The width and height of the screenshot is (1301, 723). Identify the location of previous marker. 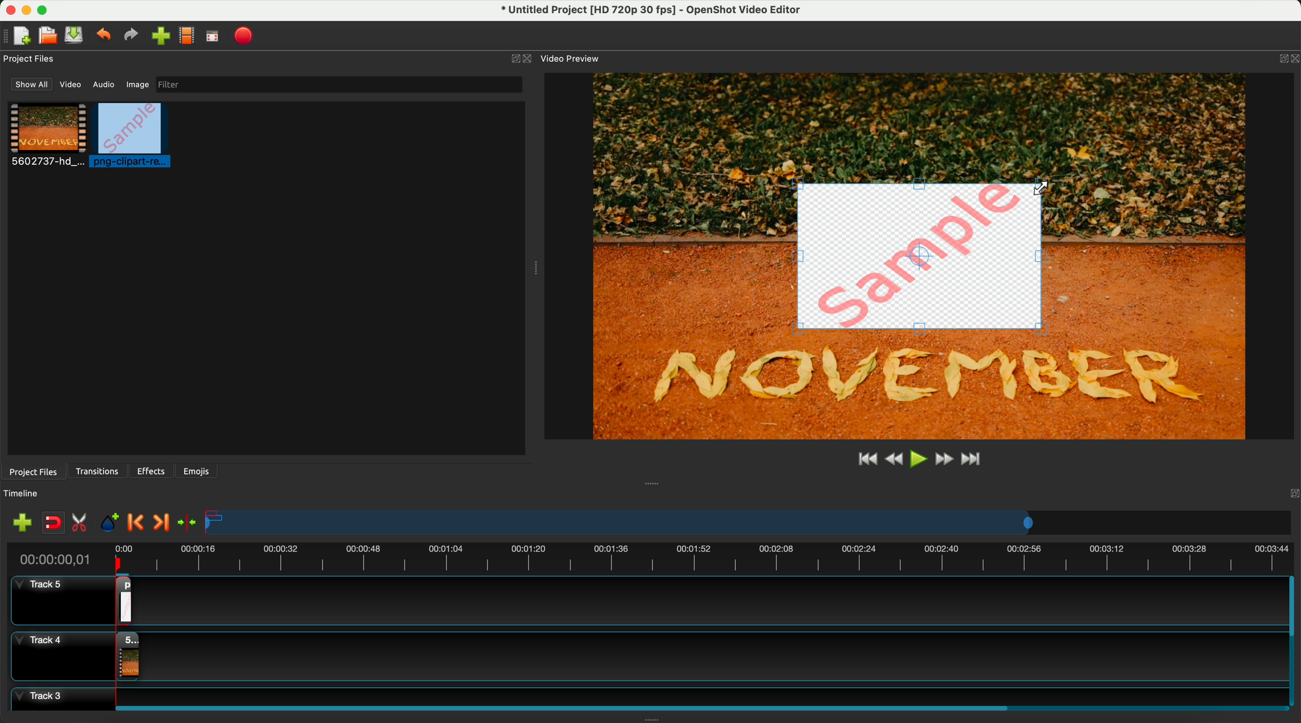
(138, 523).